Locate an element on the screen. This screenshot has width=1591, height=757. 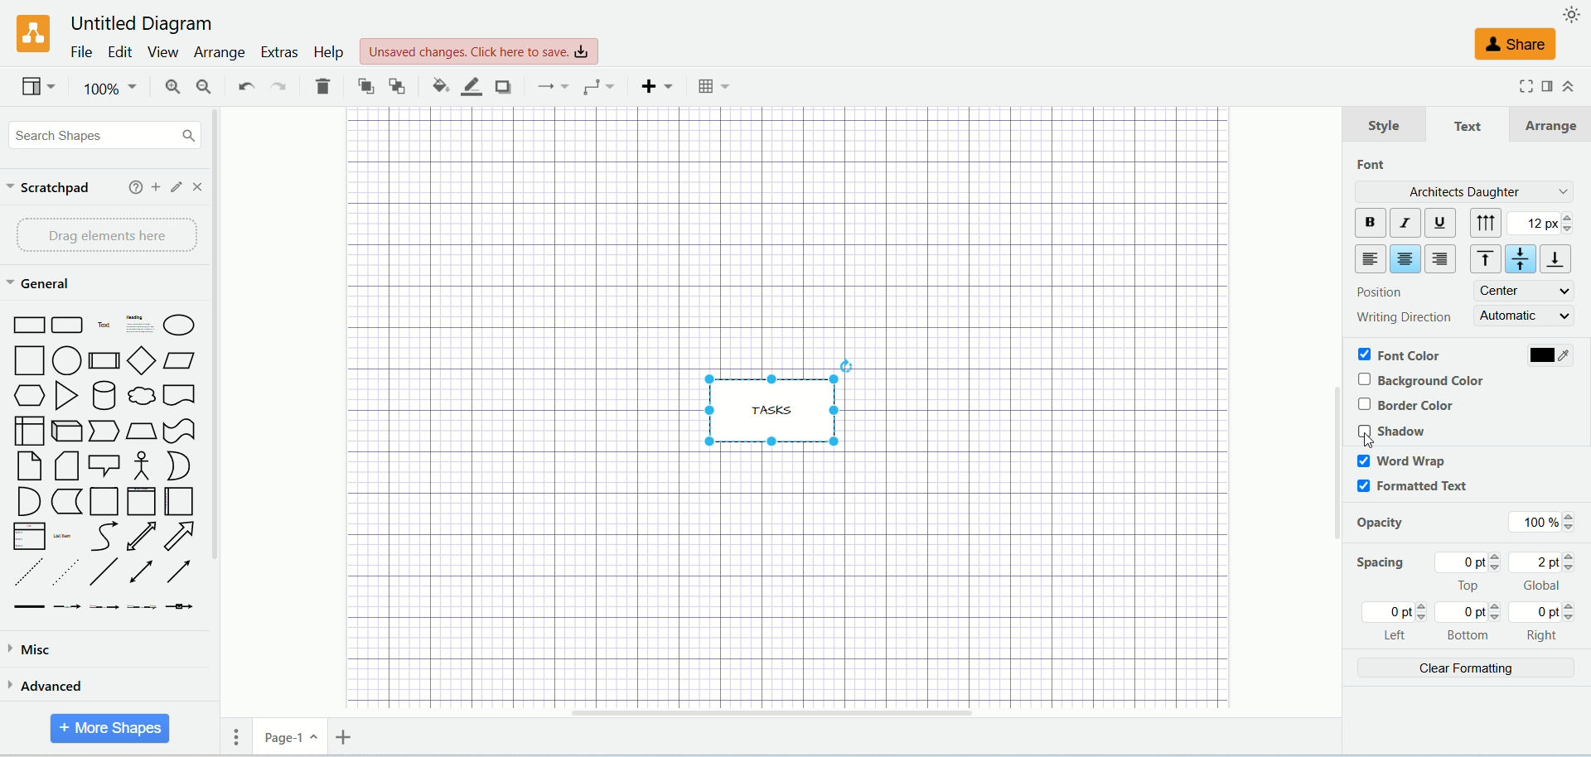
Process is located at coordinates (104, 361).